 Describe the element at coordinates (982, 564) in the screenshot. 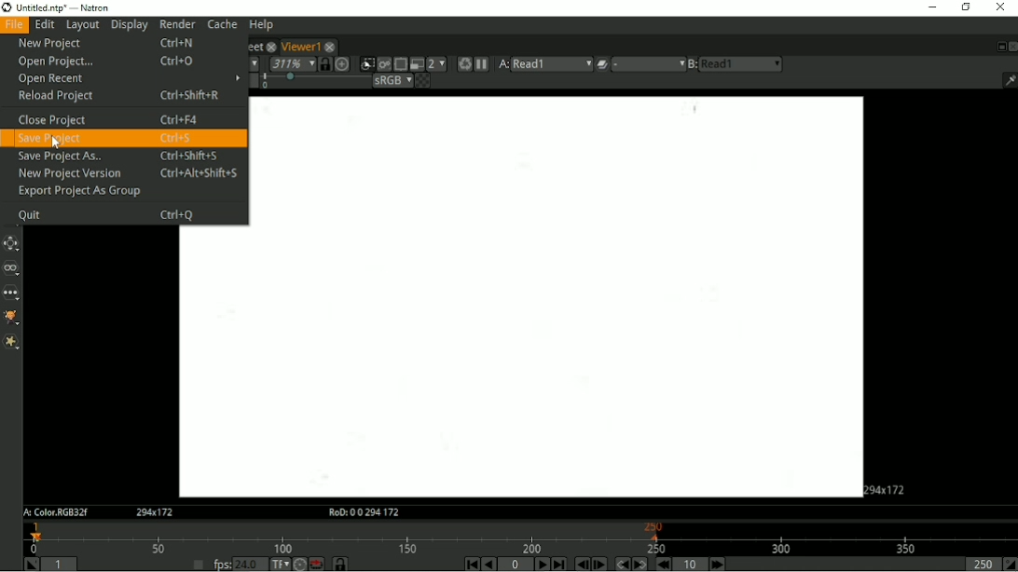

I see `Playback out point` at that location.